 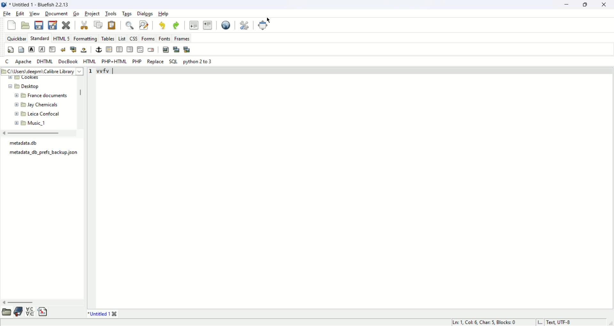 What do you see at coordinates (76, 13) in the screenshot?
I see `go` at bounding box center [76, 13].